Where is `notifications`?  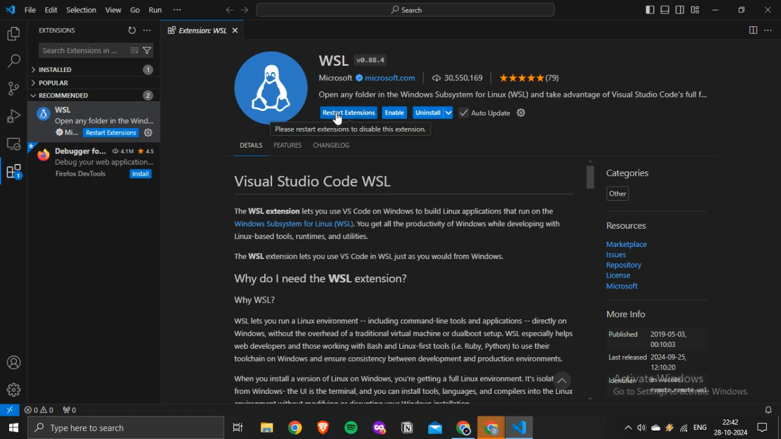 notifications is located at coordinates (769, 410).